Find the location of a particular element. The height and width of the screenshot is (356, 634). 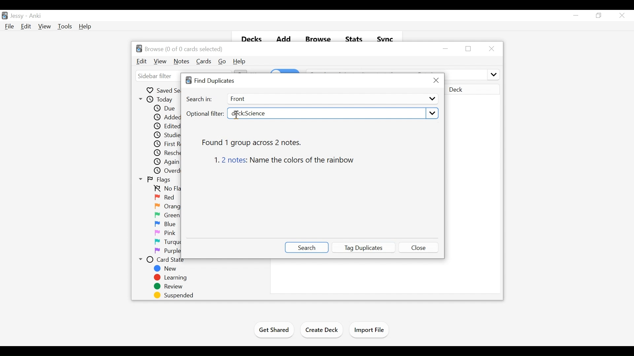

minimize is located at coordinates (446, 48).